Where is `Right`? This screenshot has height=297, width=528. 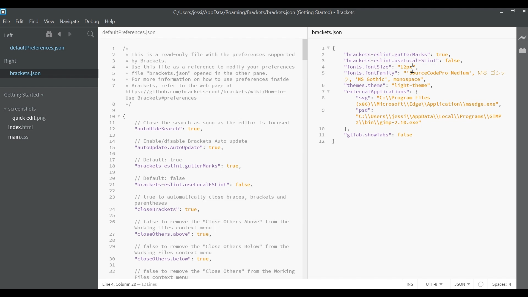 Right is located at coordinates (10, 62).